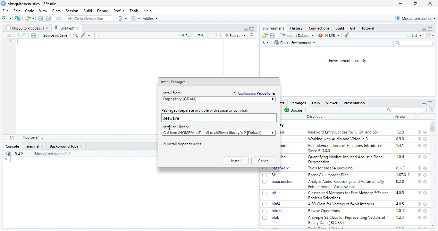  Describe the element at coordinates (56, 36) in the screenshot. I see `Source on save` at that location.